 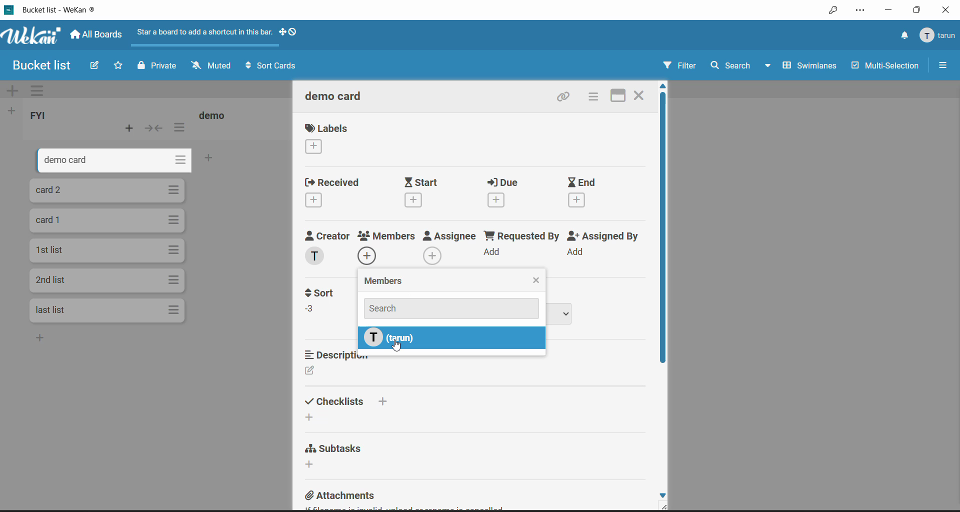 What do you see at coordinates (315, 147) in the screenshot?
I see `change label` at bounding box center [315, 147].